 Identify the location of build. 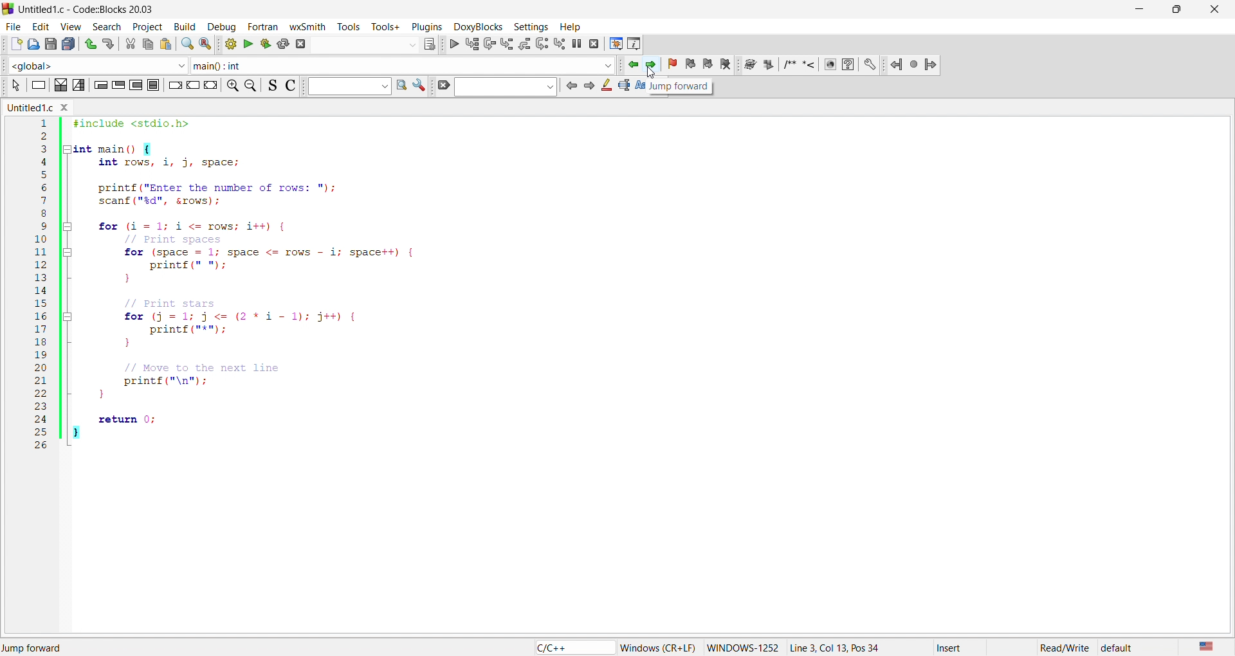
(225, 44).